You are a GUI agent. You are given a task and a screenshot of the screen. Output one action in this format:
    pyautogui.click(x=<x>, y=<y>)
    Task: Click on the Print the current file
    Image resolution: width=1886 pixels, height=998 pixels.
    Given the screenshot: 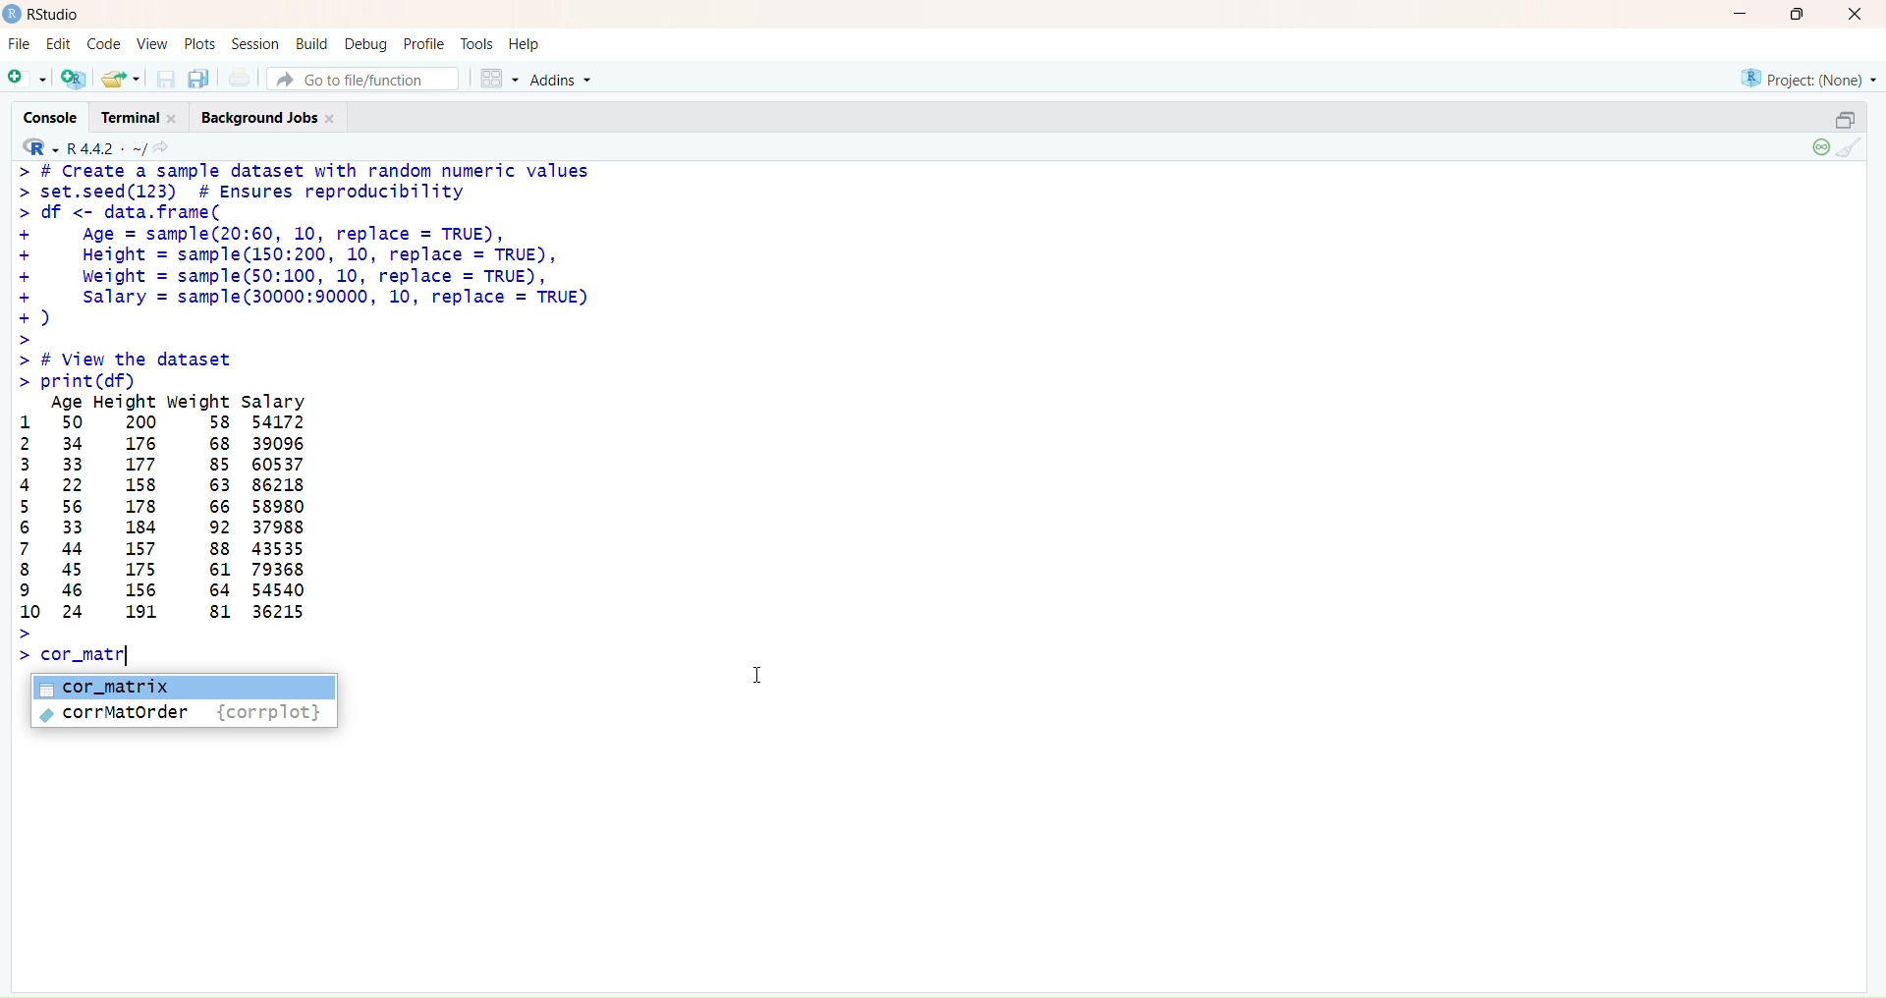 What is the action you would take?
    pyautogui.click(x=241, y=78)
    